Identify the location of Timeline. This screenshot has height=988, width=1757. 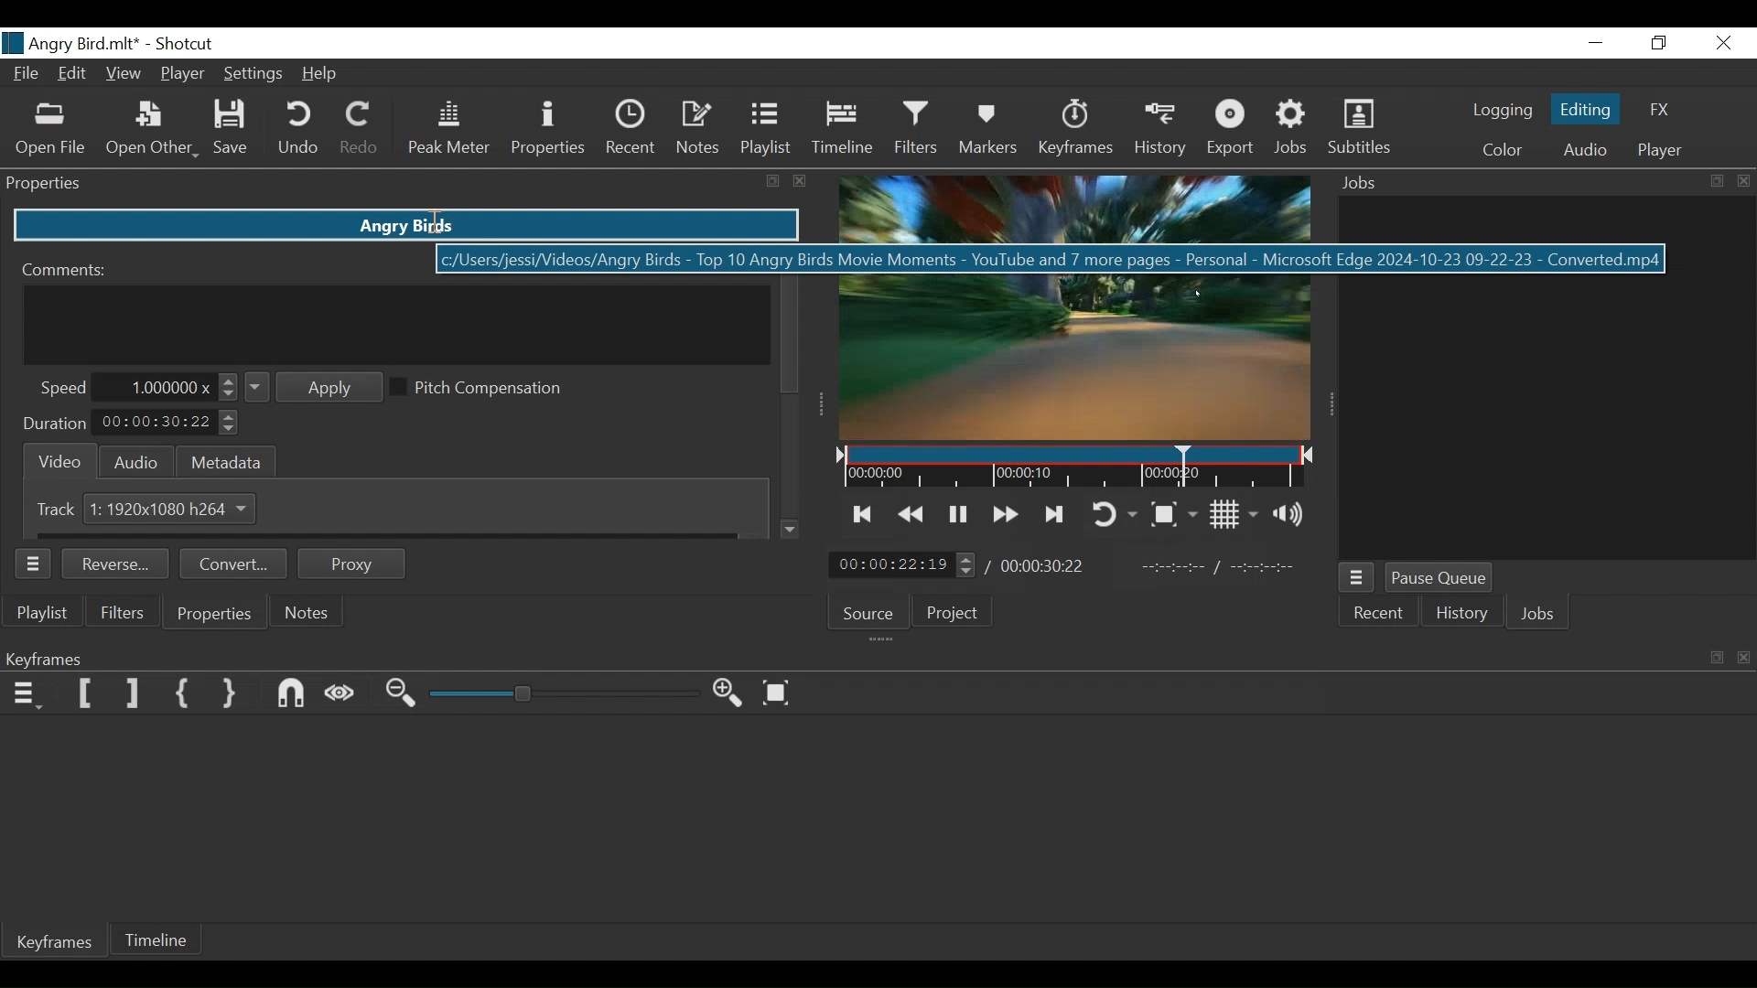
(158, 942).